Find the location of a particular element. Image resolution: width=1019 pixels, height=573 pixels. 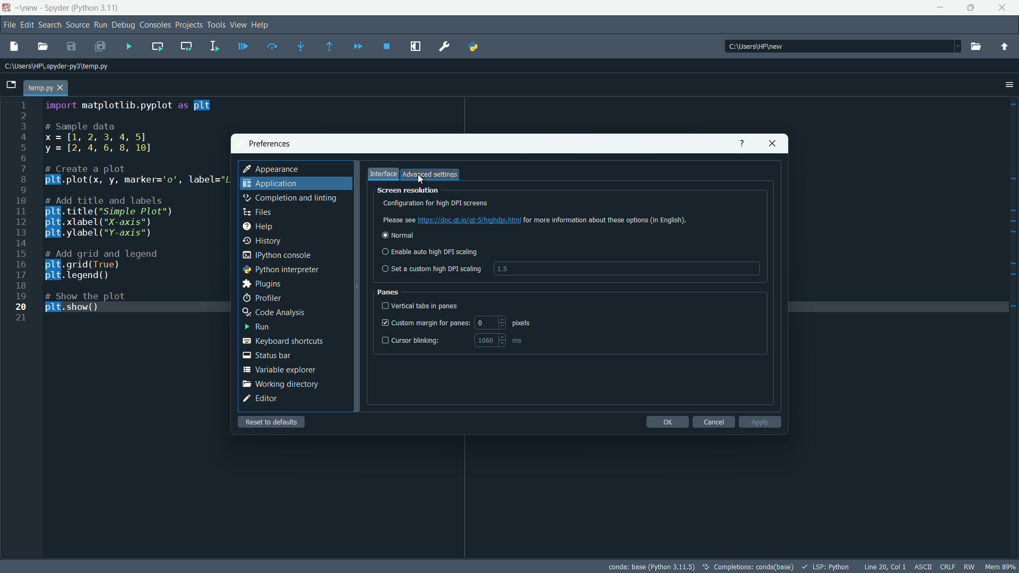

debug is located at coordinates (124, 25).